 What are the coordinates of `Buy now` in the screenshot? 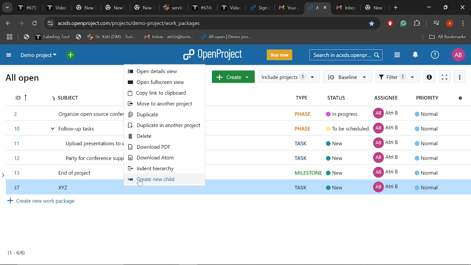 It's located at (280, 54).